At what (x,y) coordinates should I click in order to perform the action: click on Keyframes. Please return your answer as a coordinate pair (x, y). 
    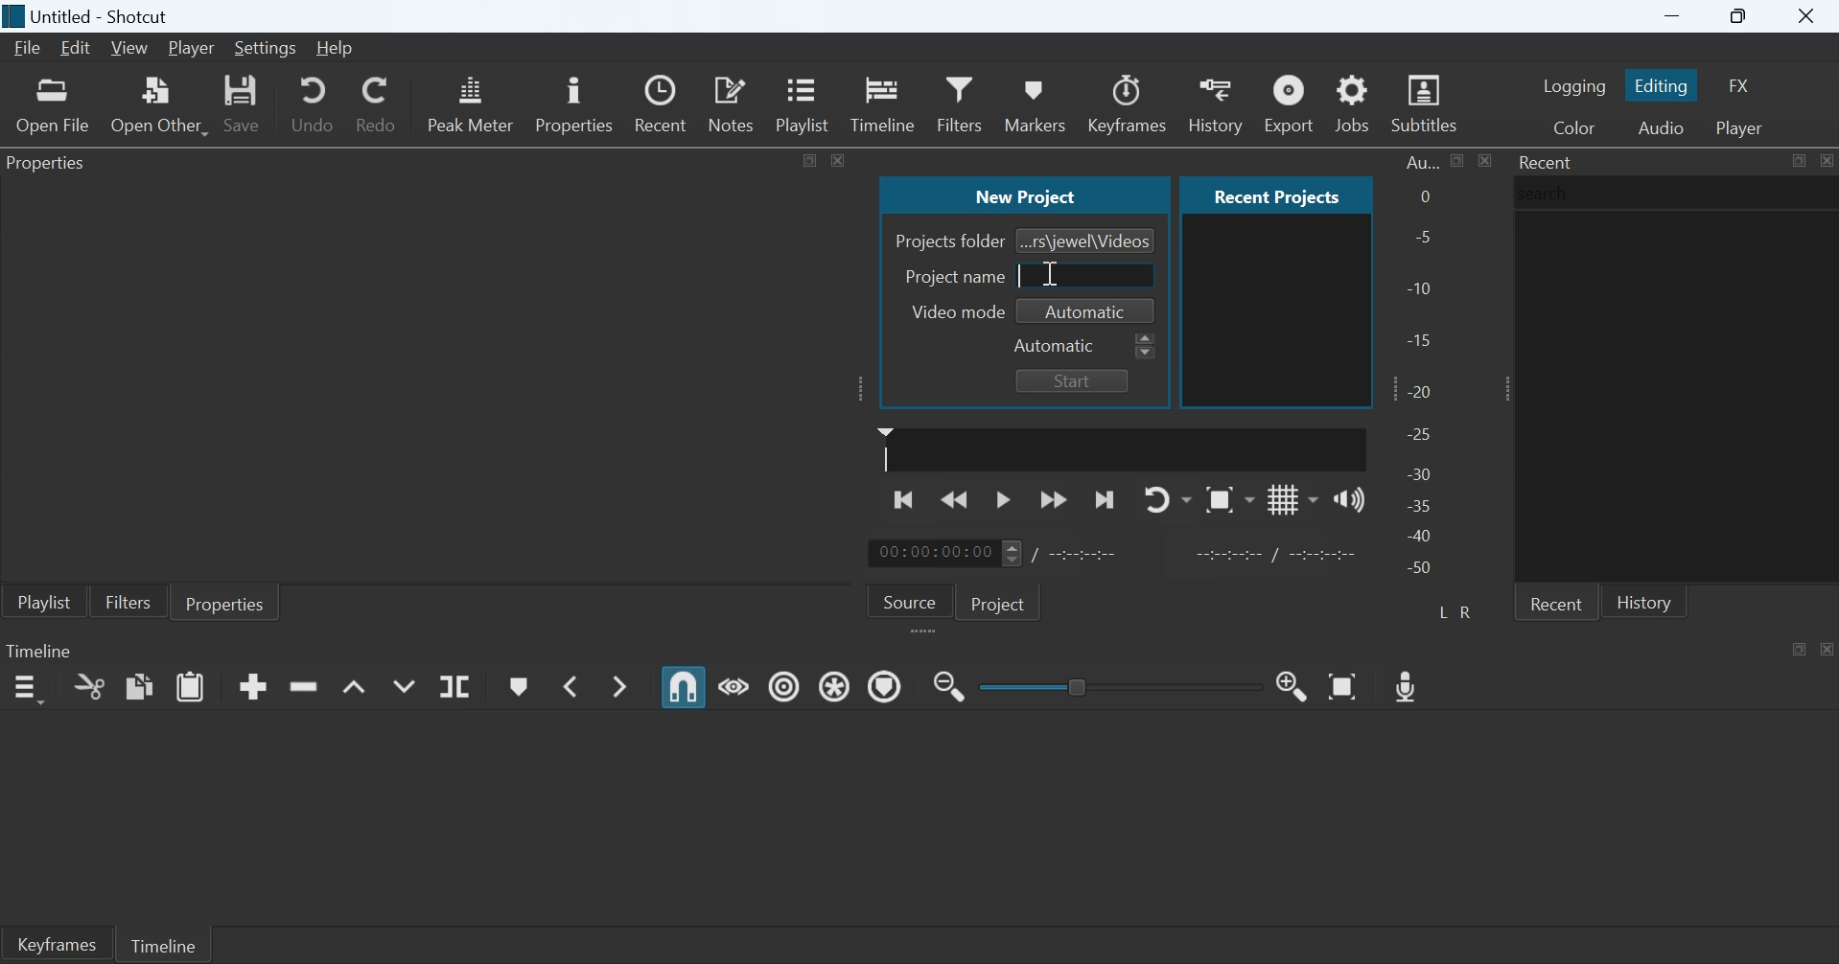
    Looking at the image, I should click on (56, 944).